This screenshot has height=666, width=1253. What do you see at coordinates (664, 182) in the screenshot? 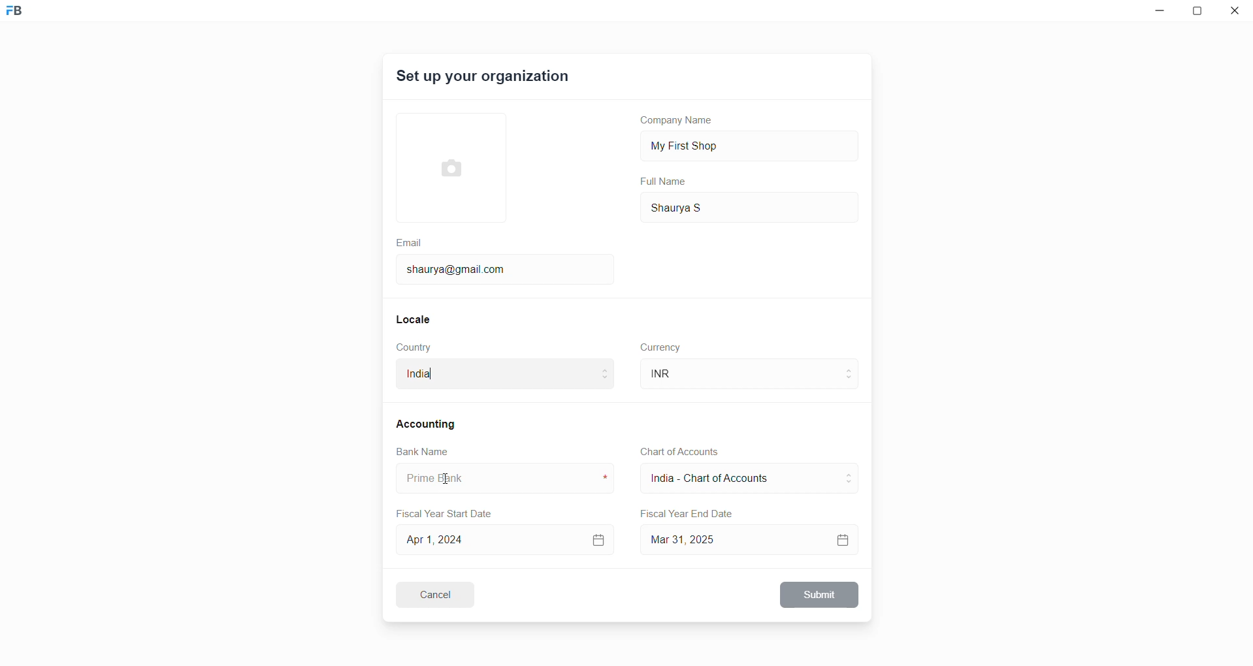
I see `Full Name` at bounding box center [664, 182].